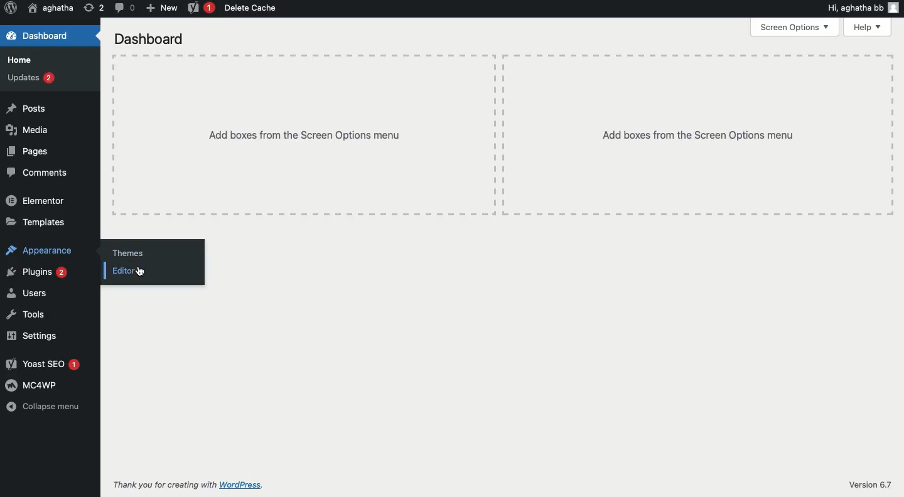 This screenshot has height=497, width=904. What do you see at coordinates (303, 134) in the screenshot?
I see `Add boxes from the screen options menu` at bounding box center [303, 134].